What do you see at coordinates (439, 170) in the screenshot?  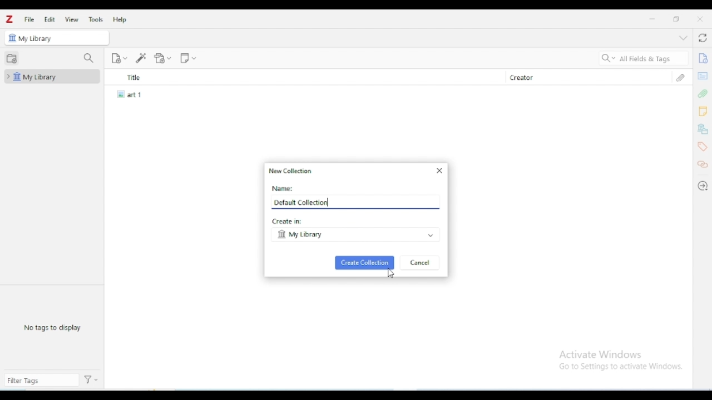 I see `close` at bounding box center [439, 170].